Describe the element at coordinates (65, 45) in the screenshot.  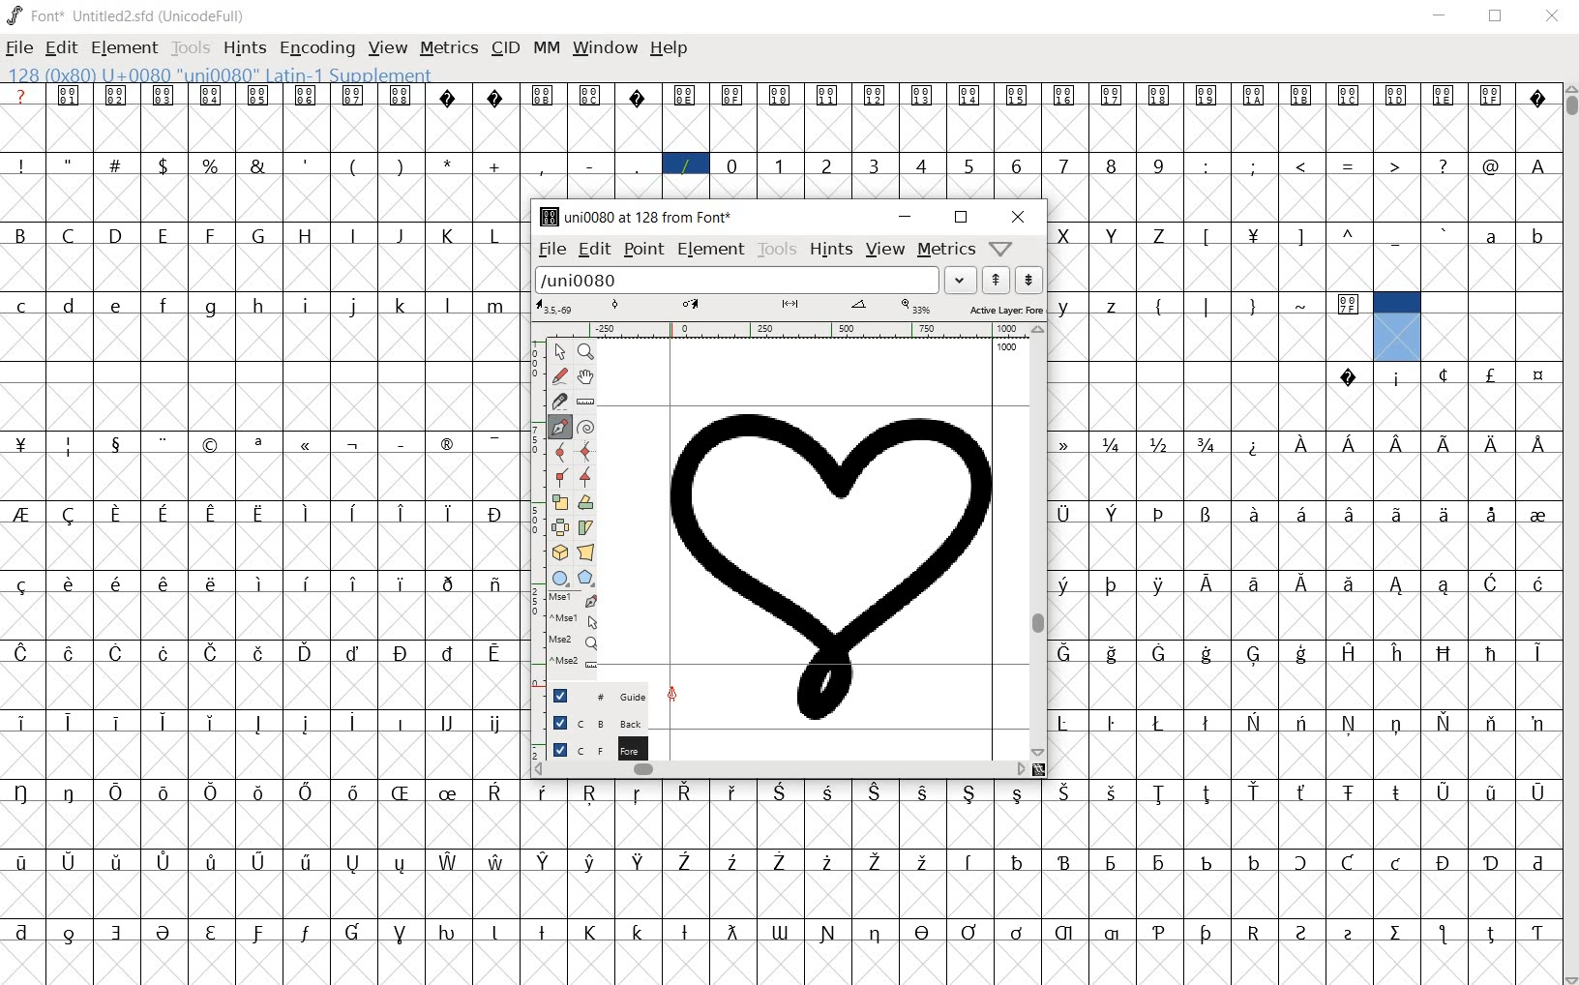
I see `EDIT` at that location.